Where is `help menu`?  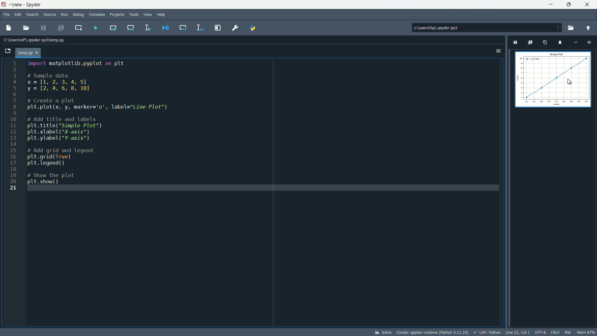
help menu is located at coordinates (162, 14).